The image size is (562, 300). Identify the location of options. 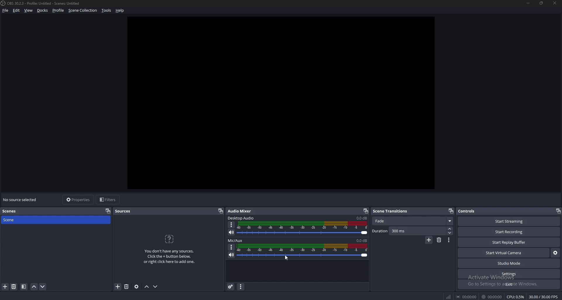
(232, 225).